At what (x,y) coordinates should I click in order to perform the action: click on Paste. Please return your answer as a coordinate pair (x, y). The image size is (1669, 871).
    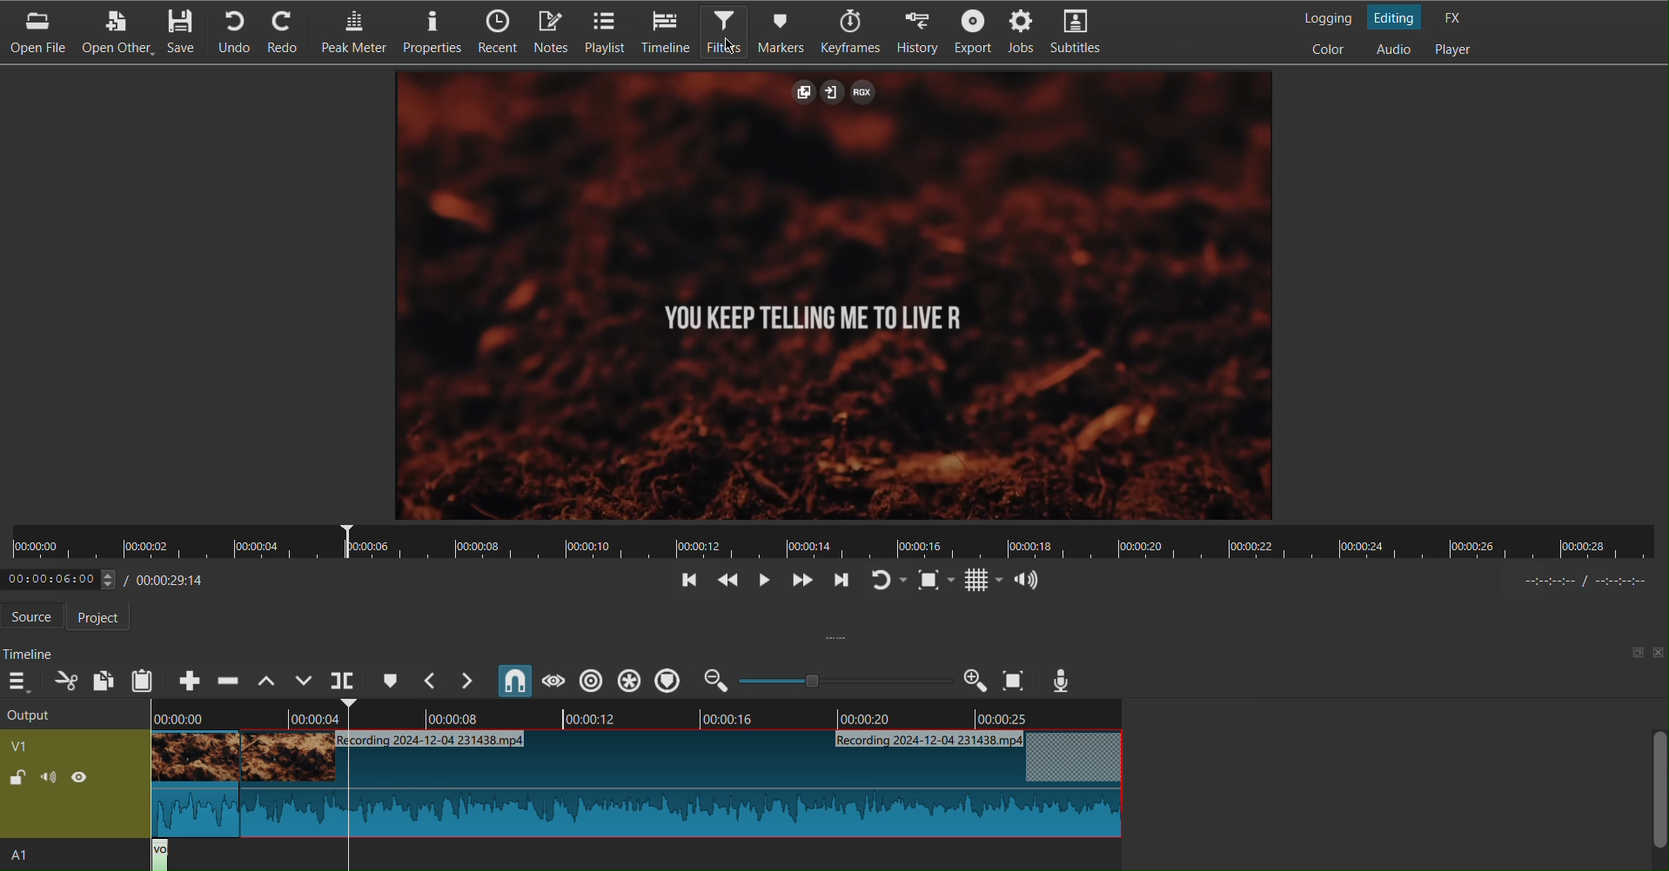
    Looking at the image, I should click on (144, 681).